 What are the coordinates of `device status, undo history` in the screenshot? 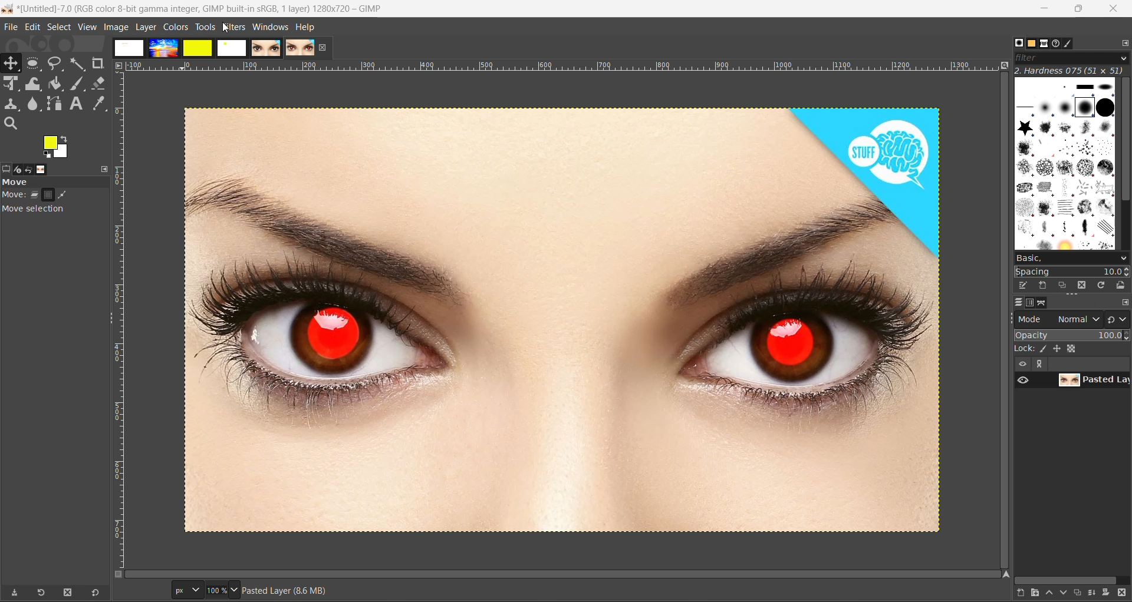 It's located at (25, 170).